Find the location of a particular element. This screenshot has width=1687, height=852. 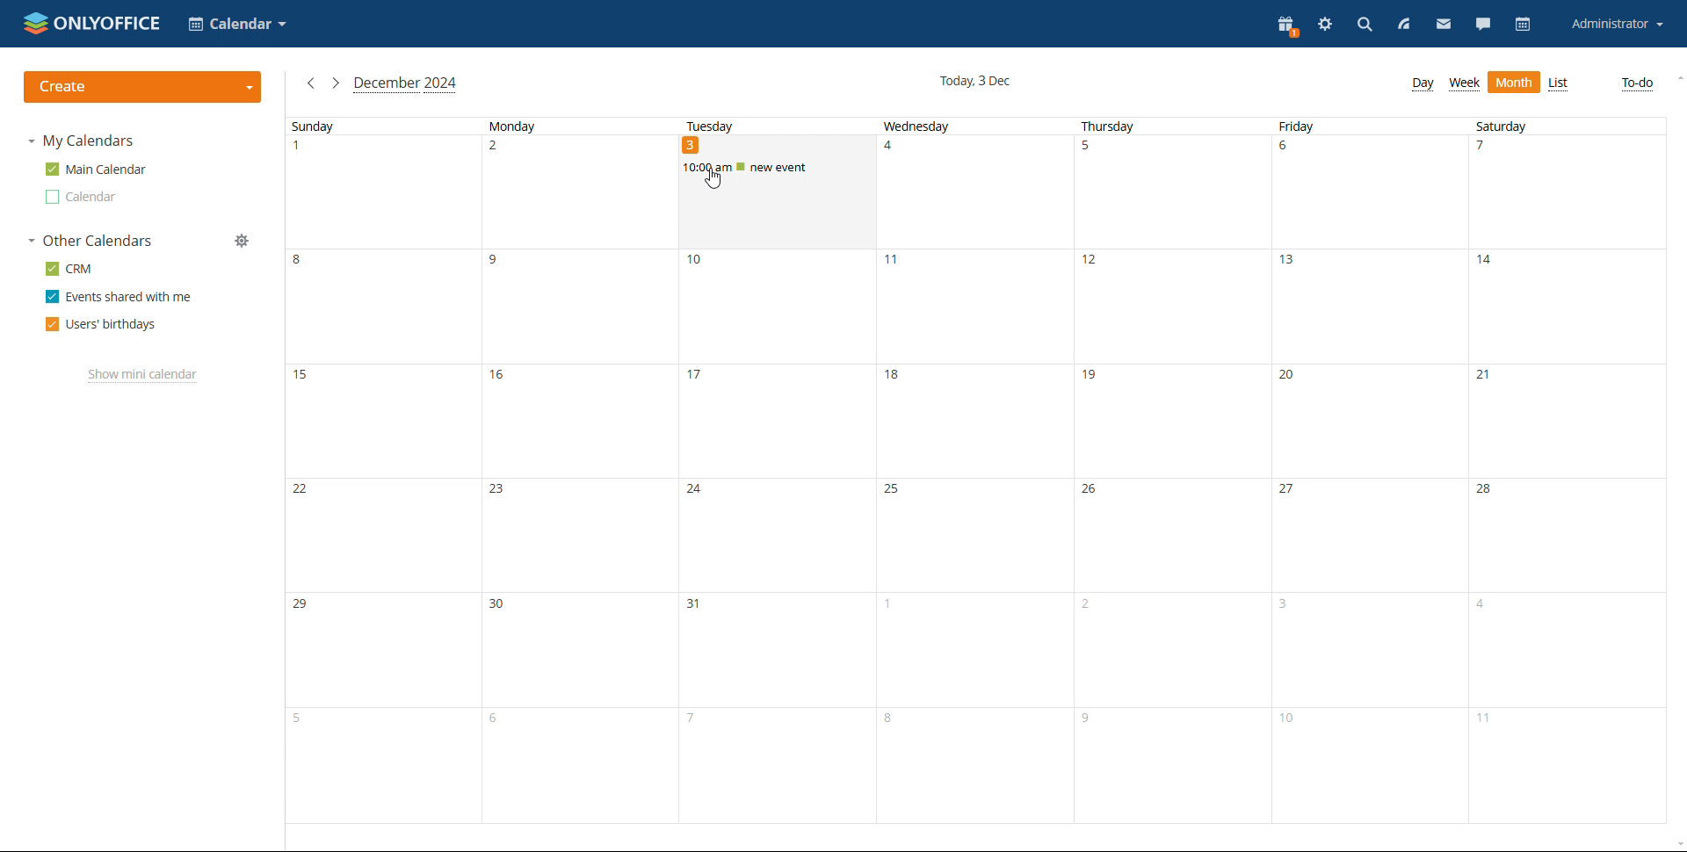

1 is located at coordinates (381, 192).